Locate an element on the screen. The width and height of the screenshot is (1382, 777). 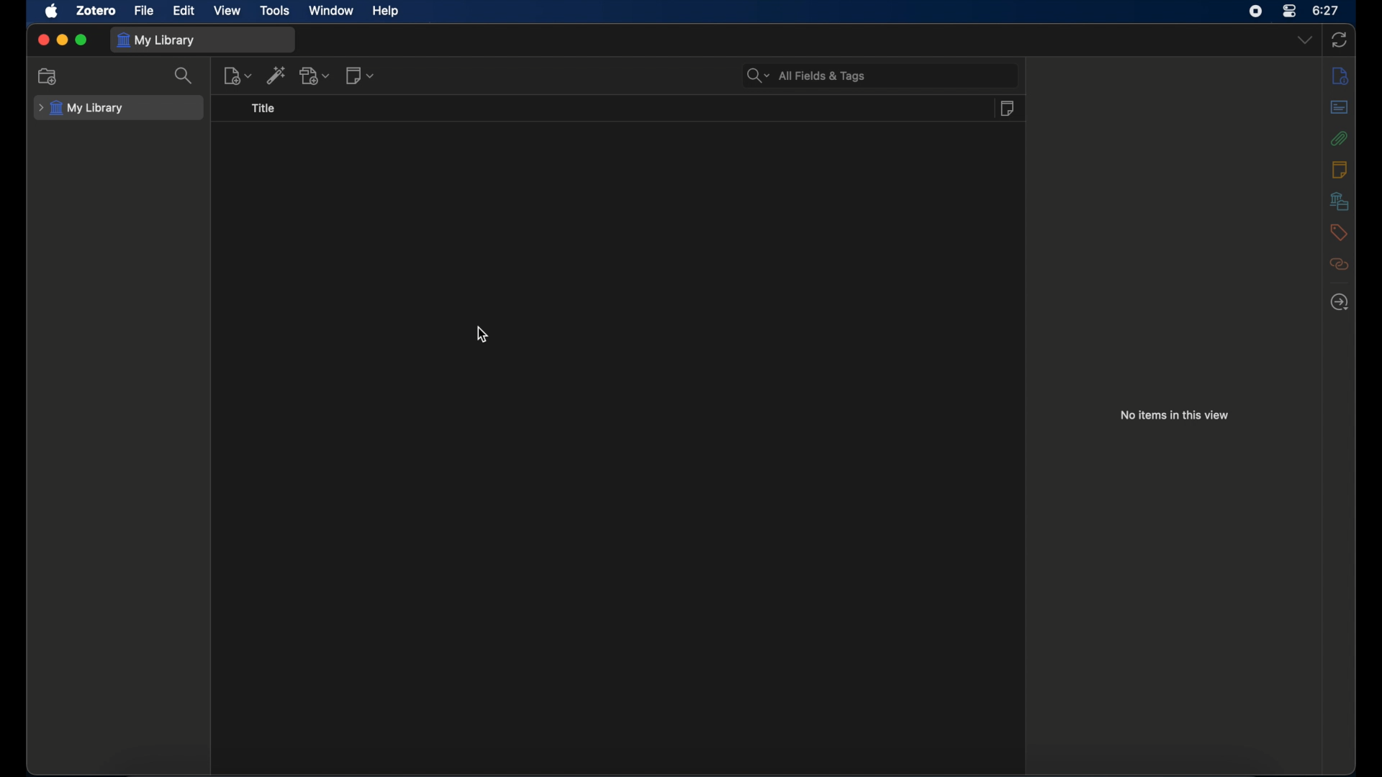
locate is located at coordinates (1340, 301).